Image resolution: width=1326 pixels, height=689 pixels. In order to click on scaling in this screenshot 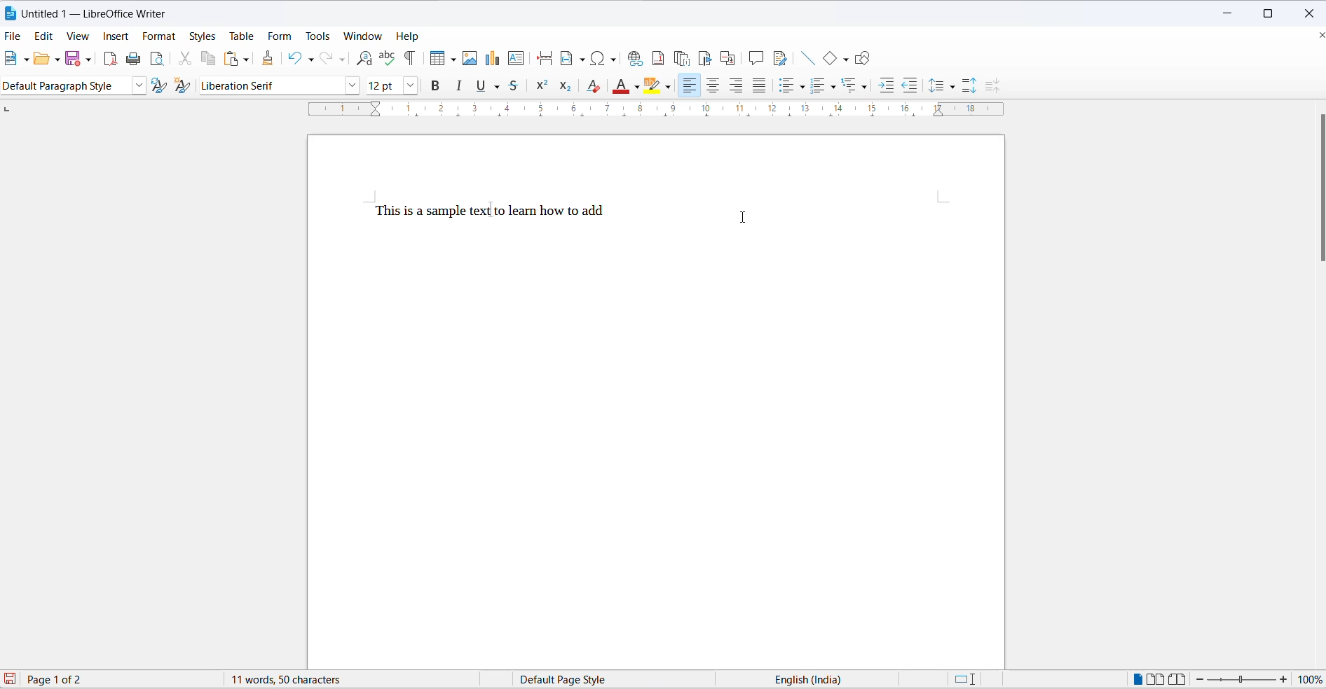, I will do `click(647, 113)`.